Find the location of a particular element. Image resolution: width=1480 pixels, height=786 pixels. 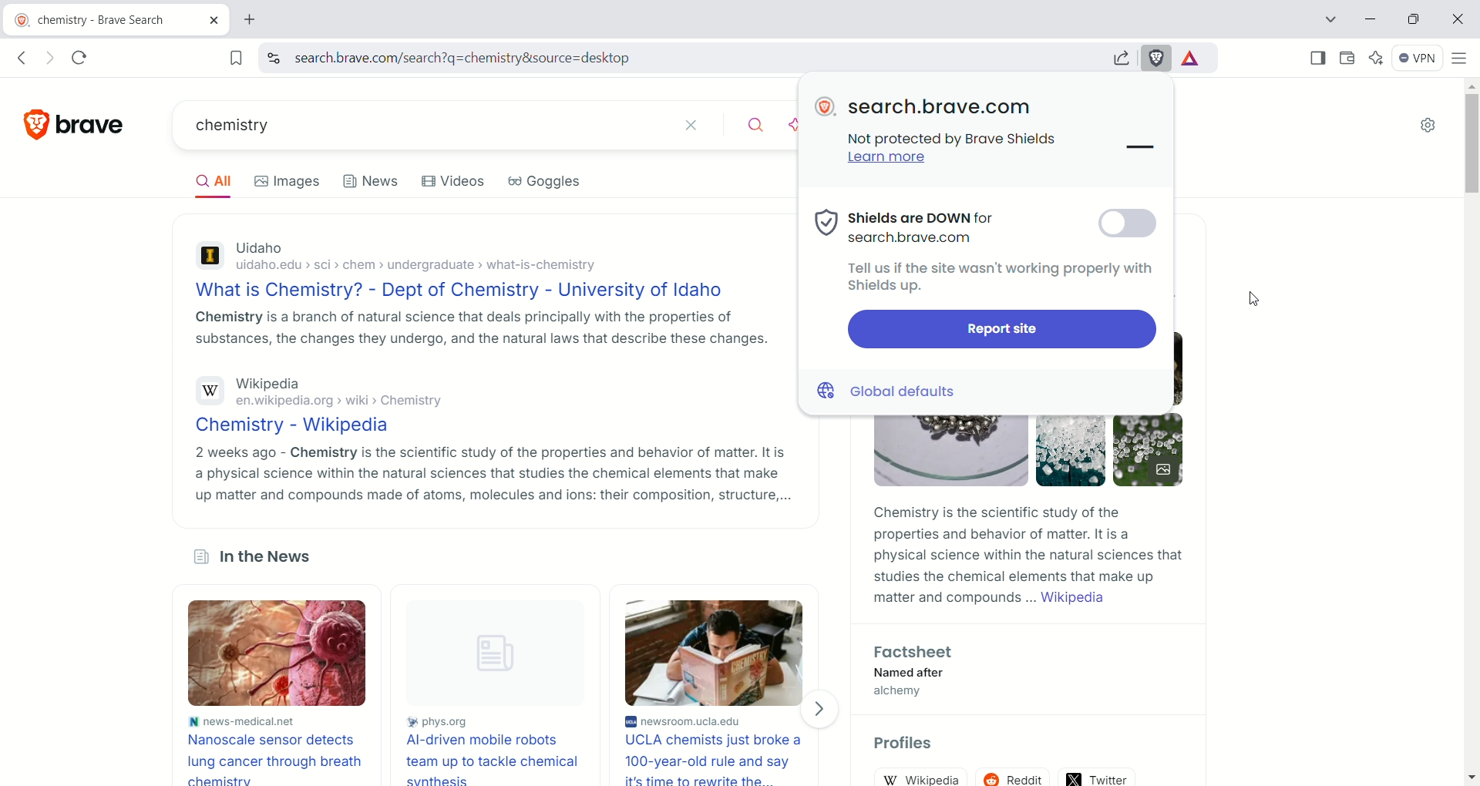

shields are DOWN for search.brave.com is located at coordinates (905, 227).